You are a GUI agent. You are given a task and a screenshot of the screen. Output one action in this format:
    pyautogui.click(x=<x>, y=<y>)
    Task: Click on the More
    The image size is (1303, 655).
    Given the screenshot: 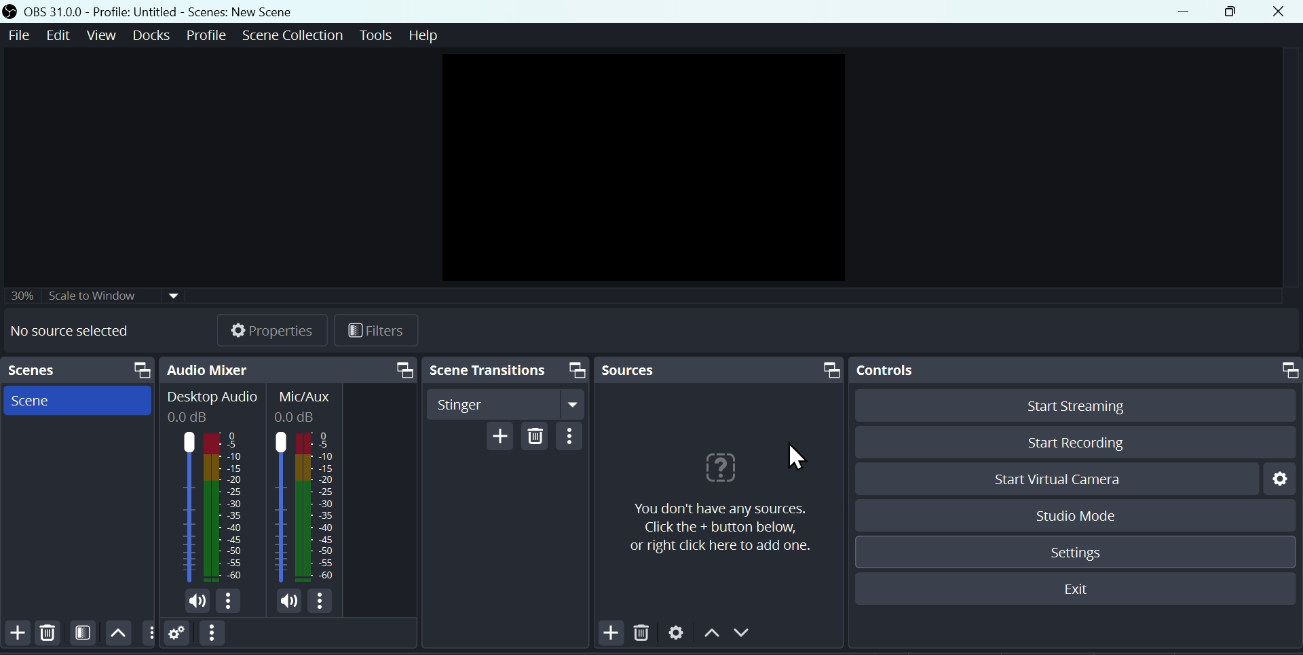 What is the action you would take?
    pyautogui.click(x=151, y=634)
    